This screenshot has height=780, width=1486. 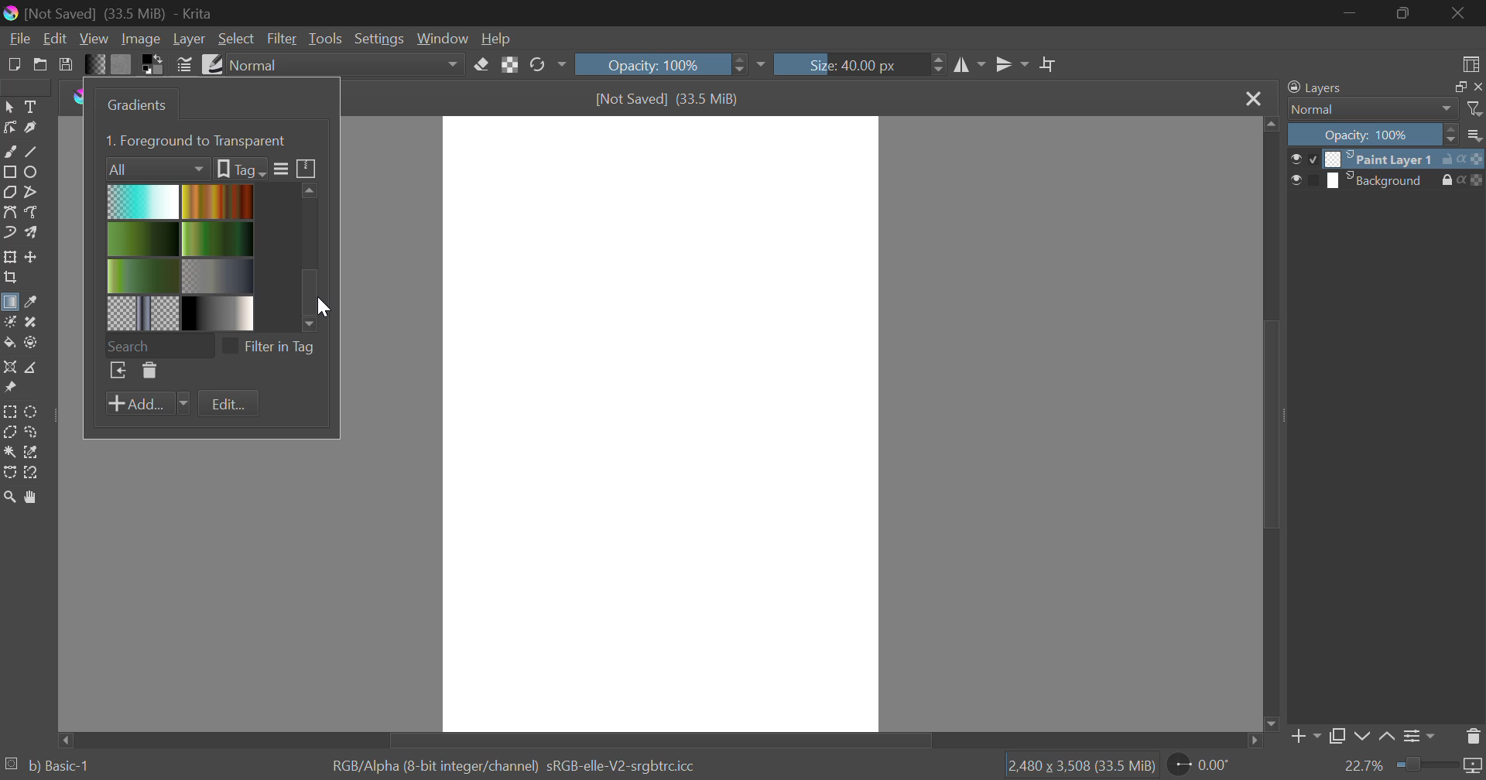 What do you see at coordinates (147, 404) in the screenshot?
I see `Add...` at bounding box center [147, 404].